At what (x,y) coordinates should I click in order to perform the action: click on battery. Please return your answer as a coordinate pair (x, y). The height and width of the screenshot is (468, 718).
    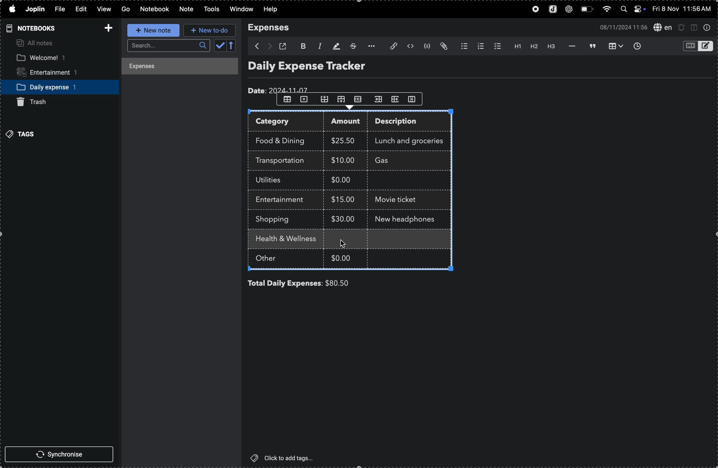
    Looking at the image, I should click on (587, 9).